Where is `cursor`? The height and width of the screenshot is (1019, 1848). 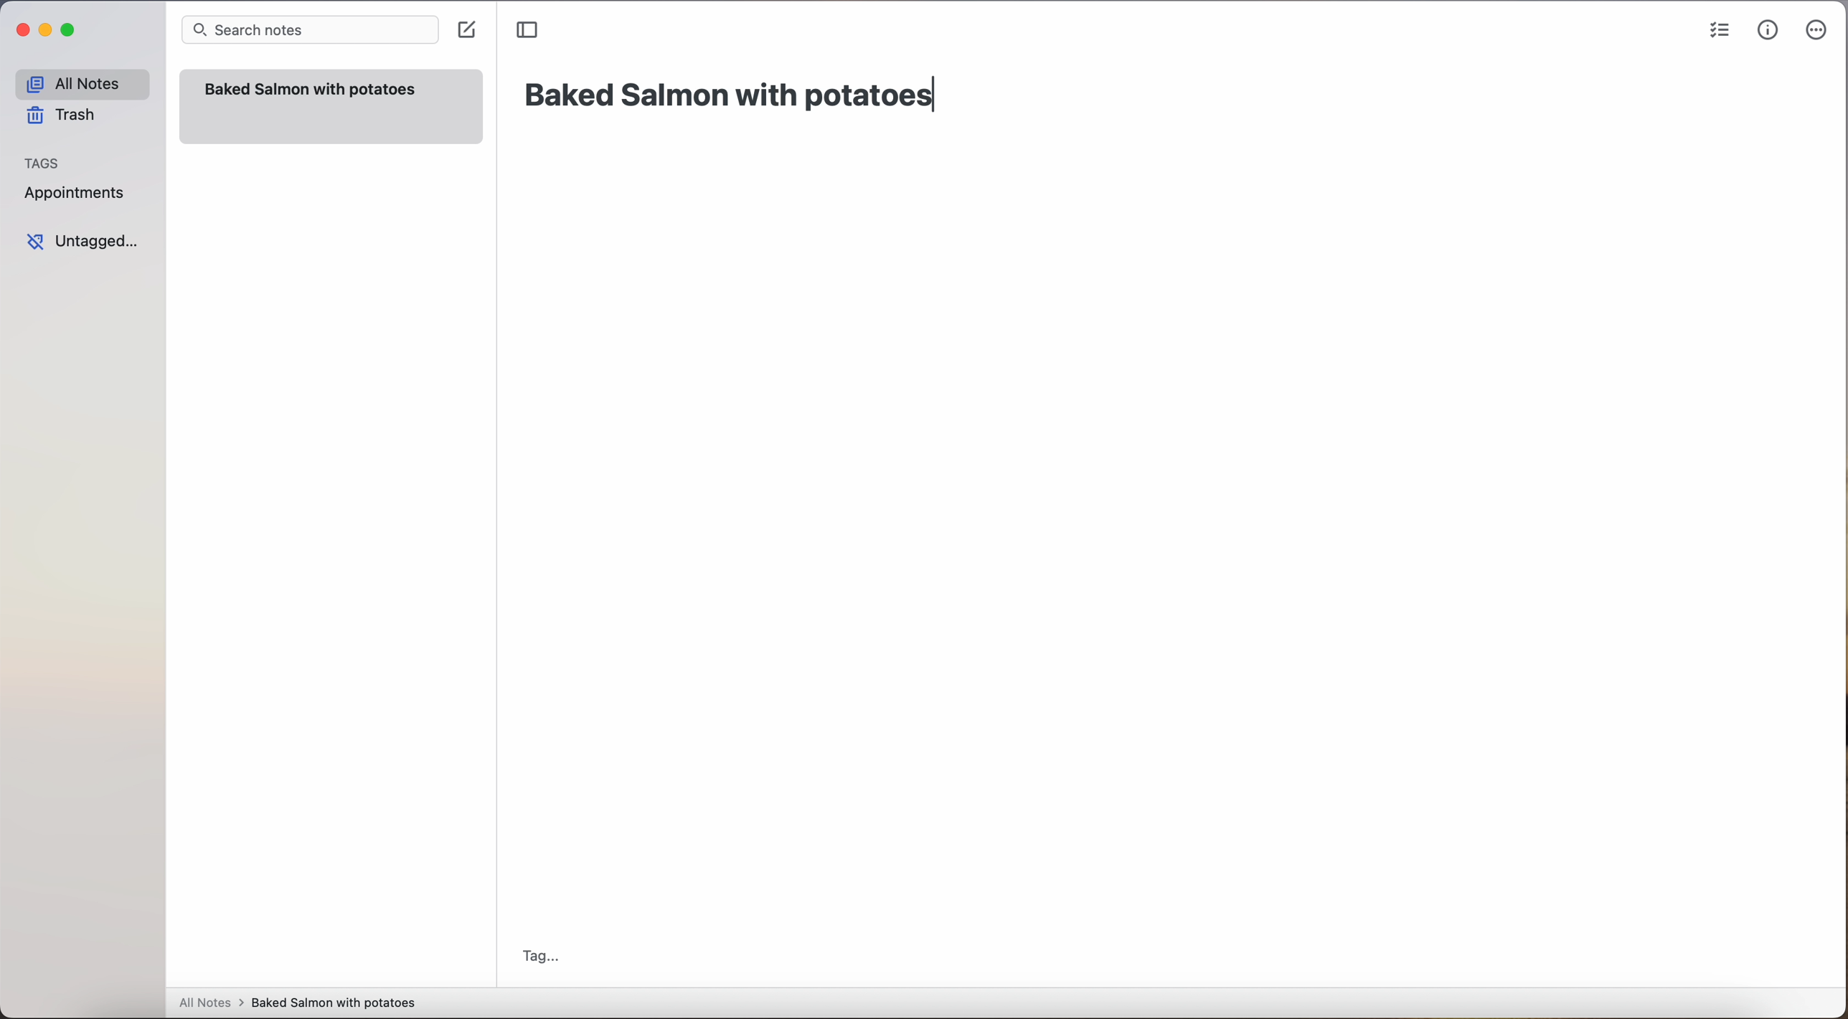 cursor is located at coordinates (469, 39).